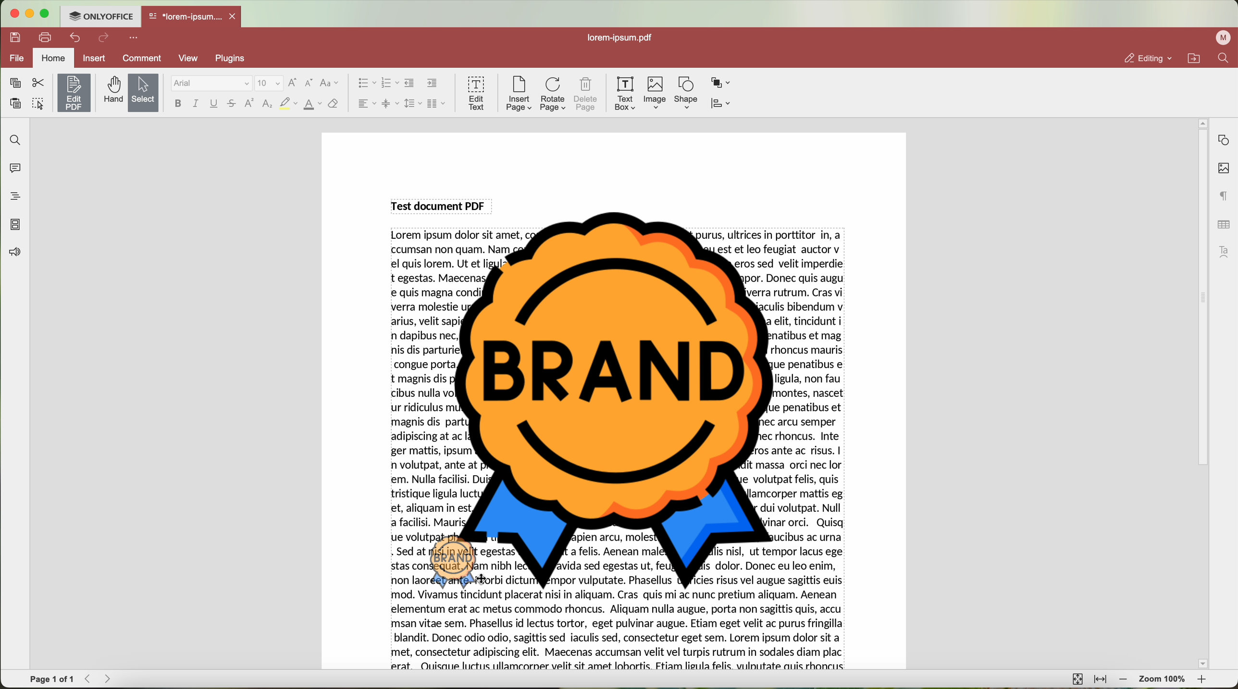 Image resolution: width=1238 pixels, height=689 pixels. Describe the element at coordinates (366, 103) in the screenshot. I see `horizontal align` at that location.